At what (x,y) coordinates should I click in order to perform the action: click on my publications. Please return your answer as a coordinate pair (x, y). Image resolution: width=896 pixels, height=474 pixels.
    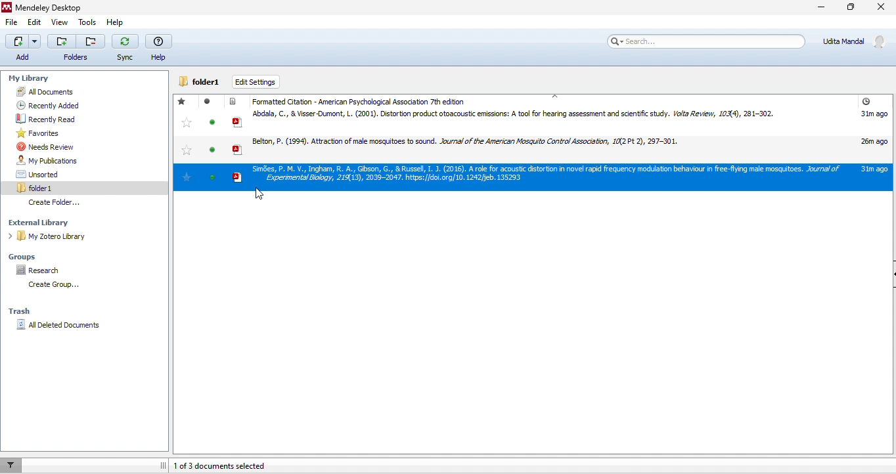
    Looking at the image, I should click on (58, 160).